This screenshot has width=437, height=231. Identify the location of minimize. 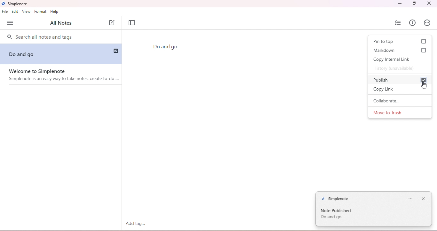
(399, 4).